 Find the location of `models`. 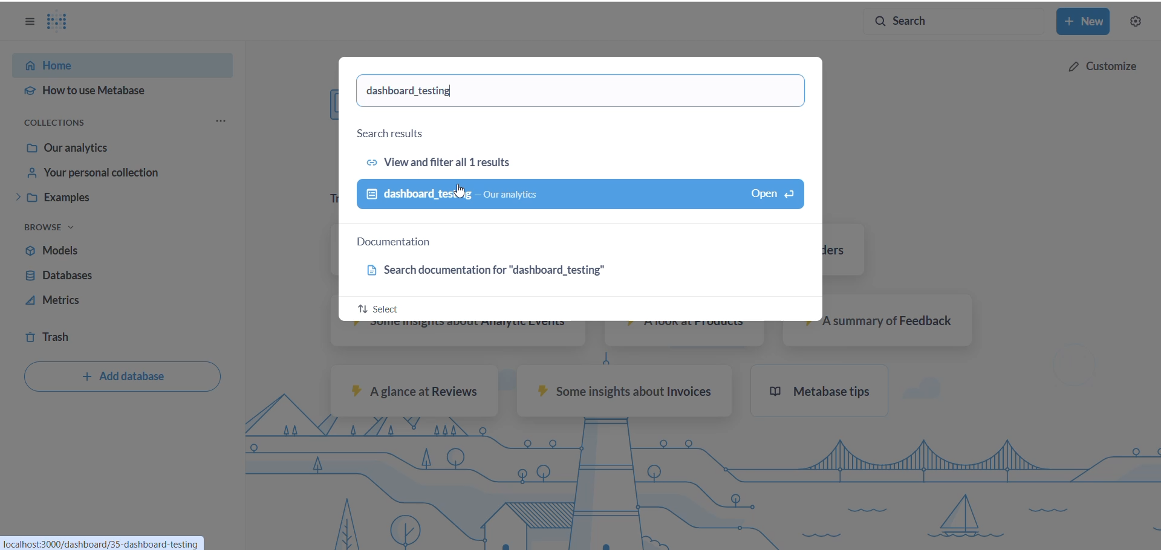

models is located at coordinates (99, 251).